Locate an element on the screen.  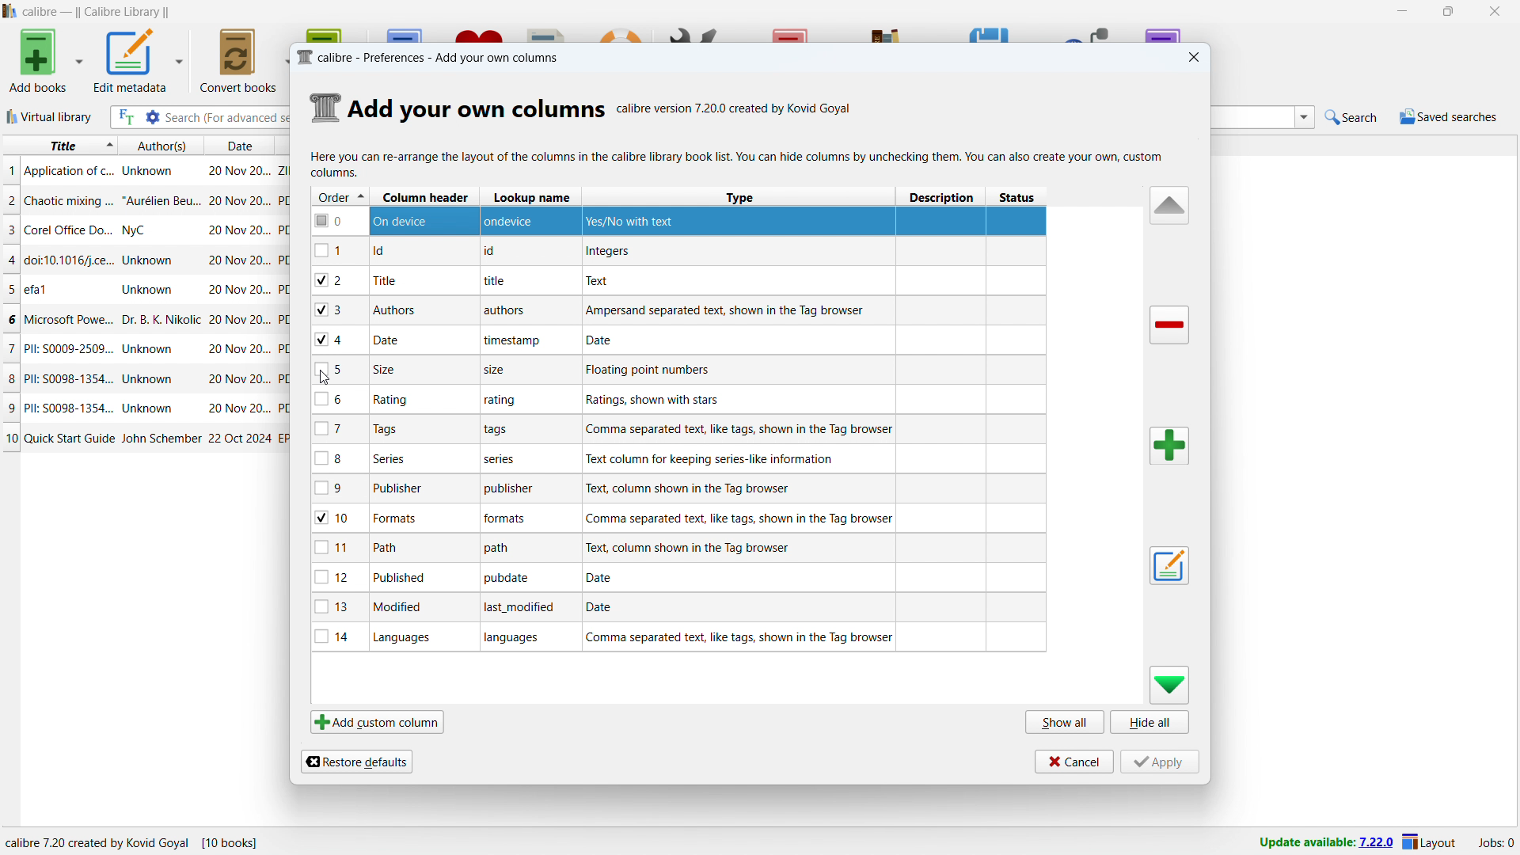
4 is located at coordinates (338, 341).